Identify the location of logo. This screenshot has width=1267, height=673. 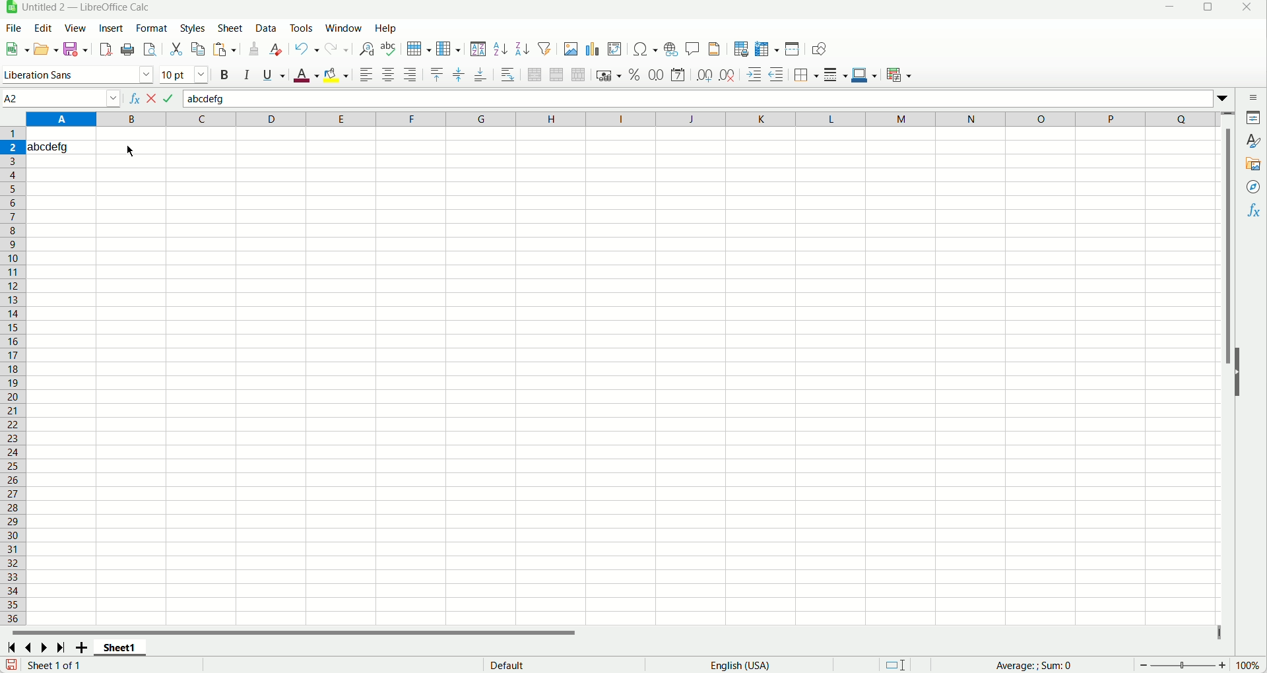
(9, 9).